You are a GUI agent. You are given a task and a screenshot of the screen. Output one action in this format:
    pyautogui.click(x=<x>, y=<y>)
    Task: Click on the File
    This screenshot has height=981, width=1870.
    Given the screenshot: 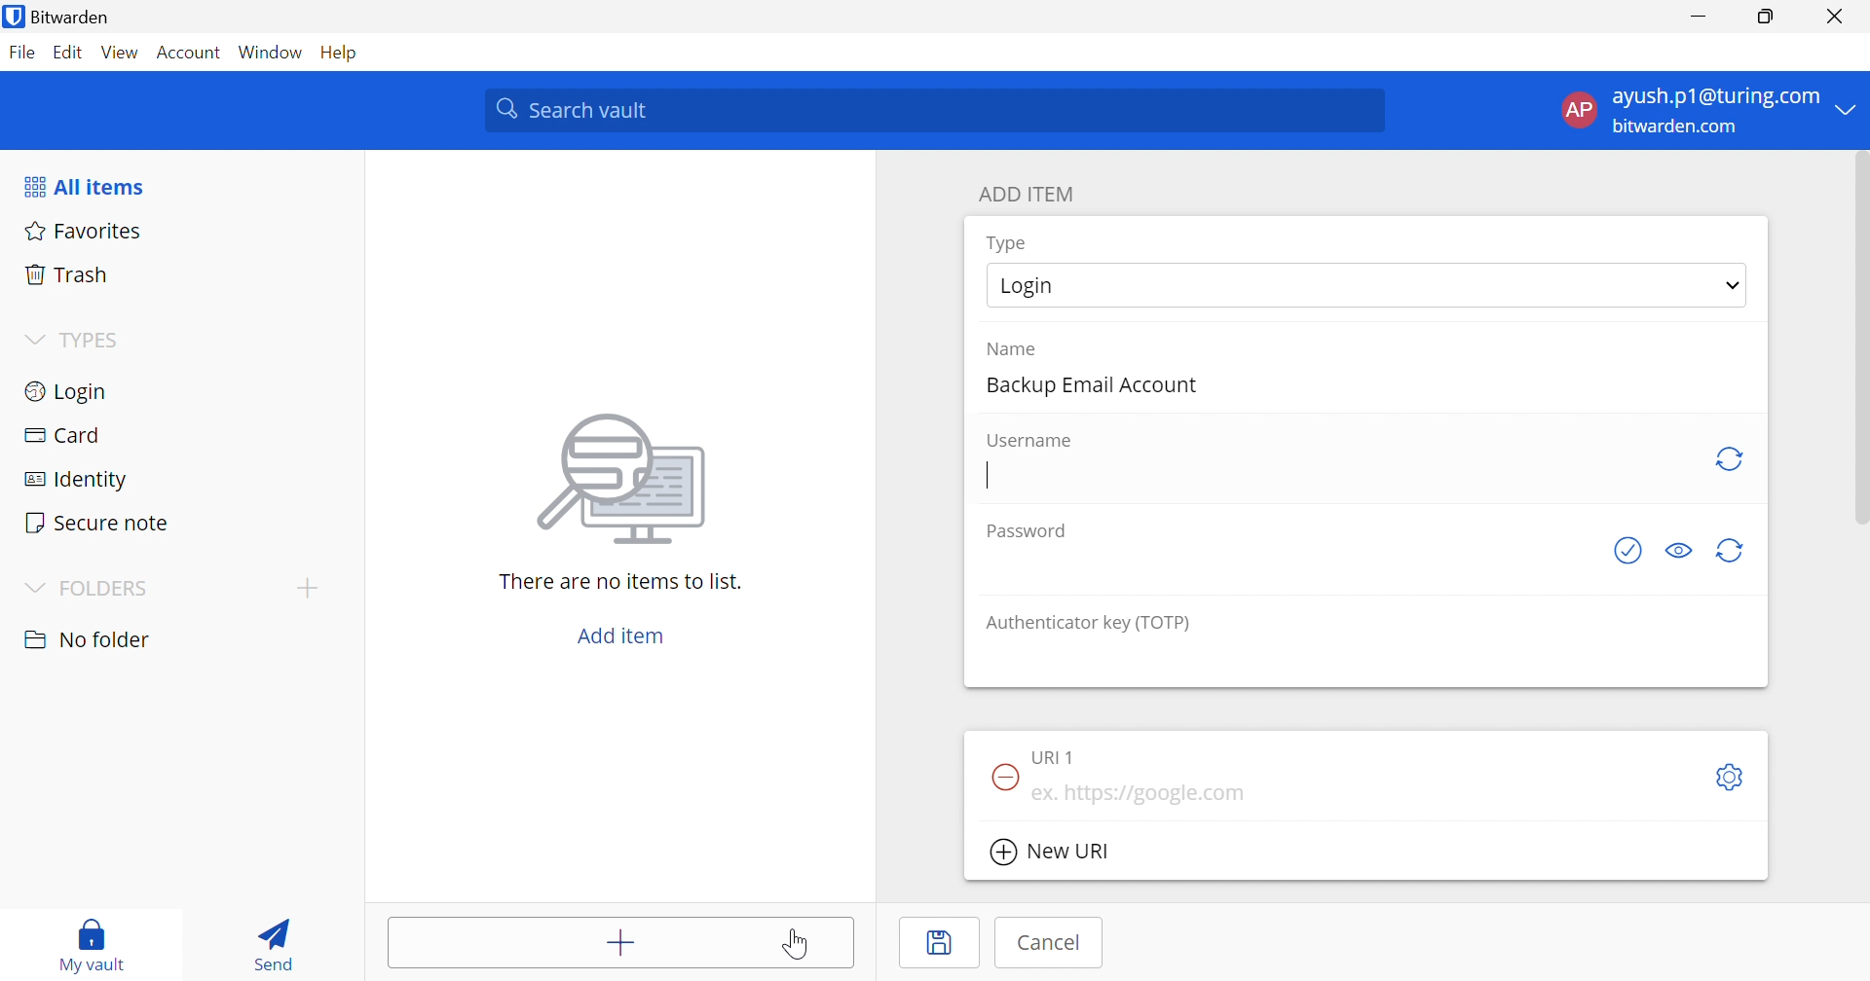 What is the action you would take?
    pyautogui.click(x=21, y=52)
    